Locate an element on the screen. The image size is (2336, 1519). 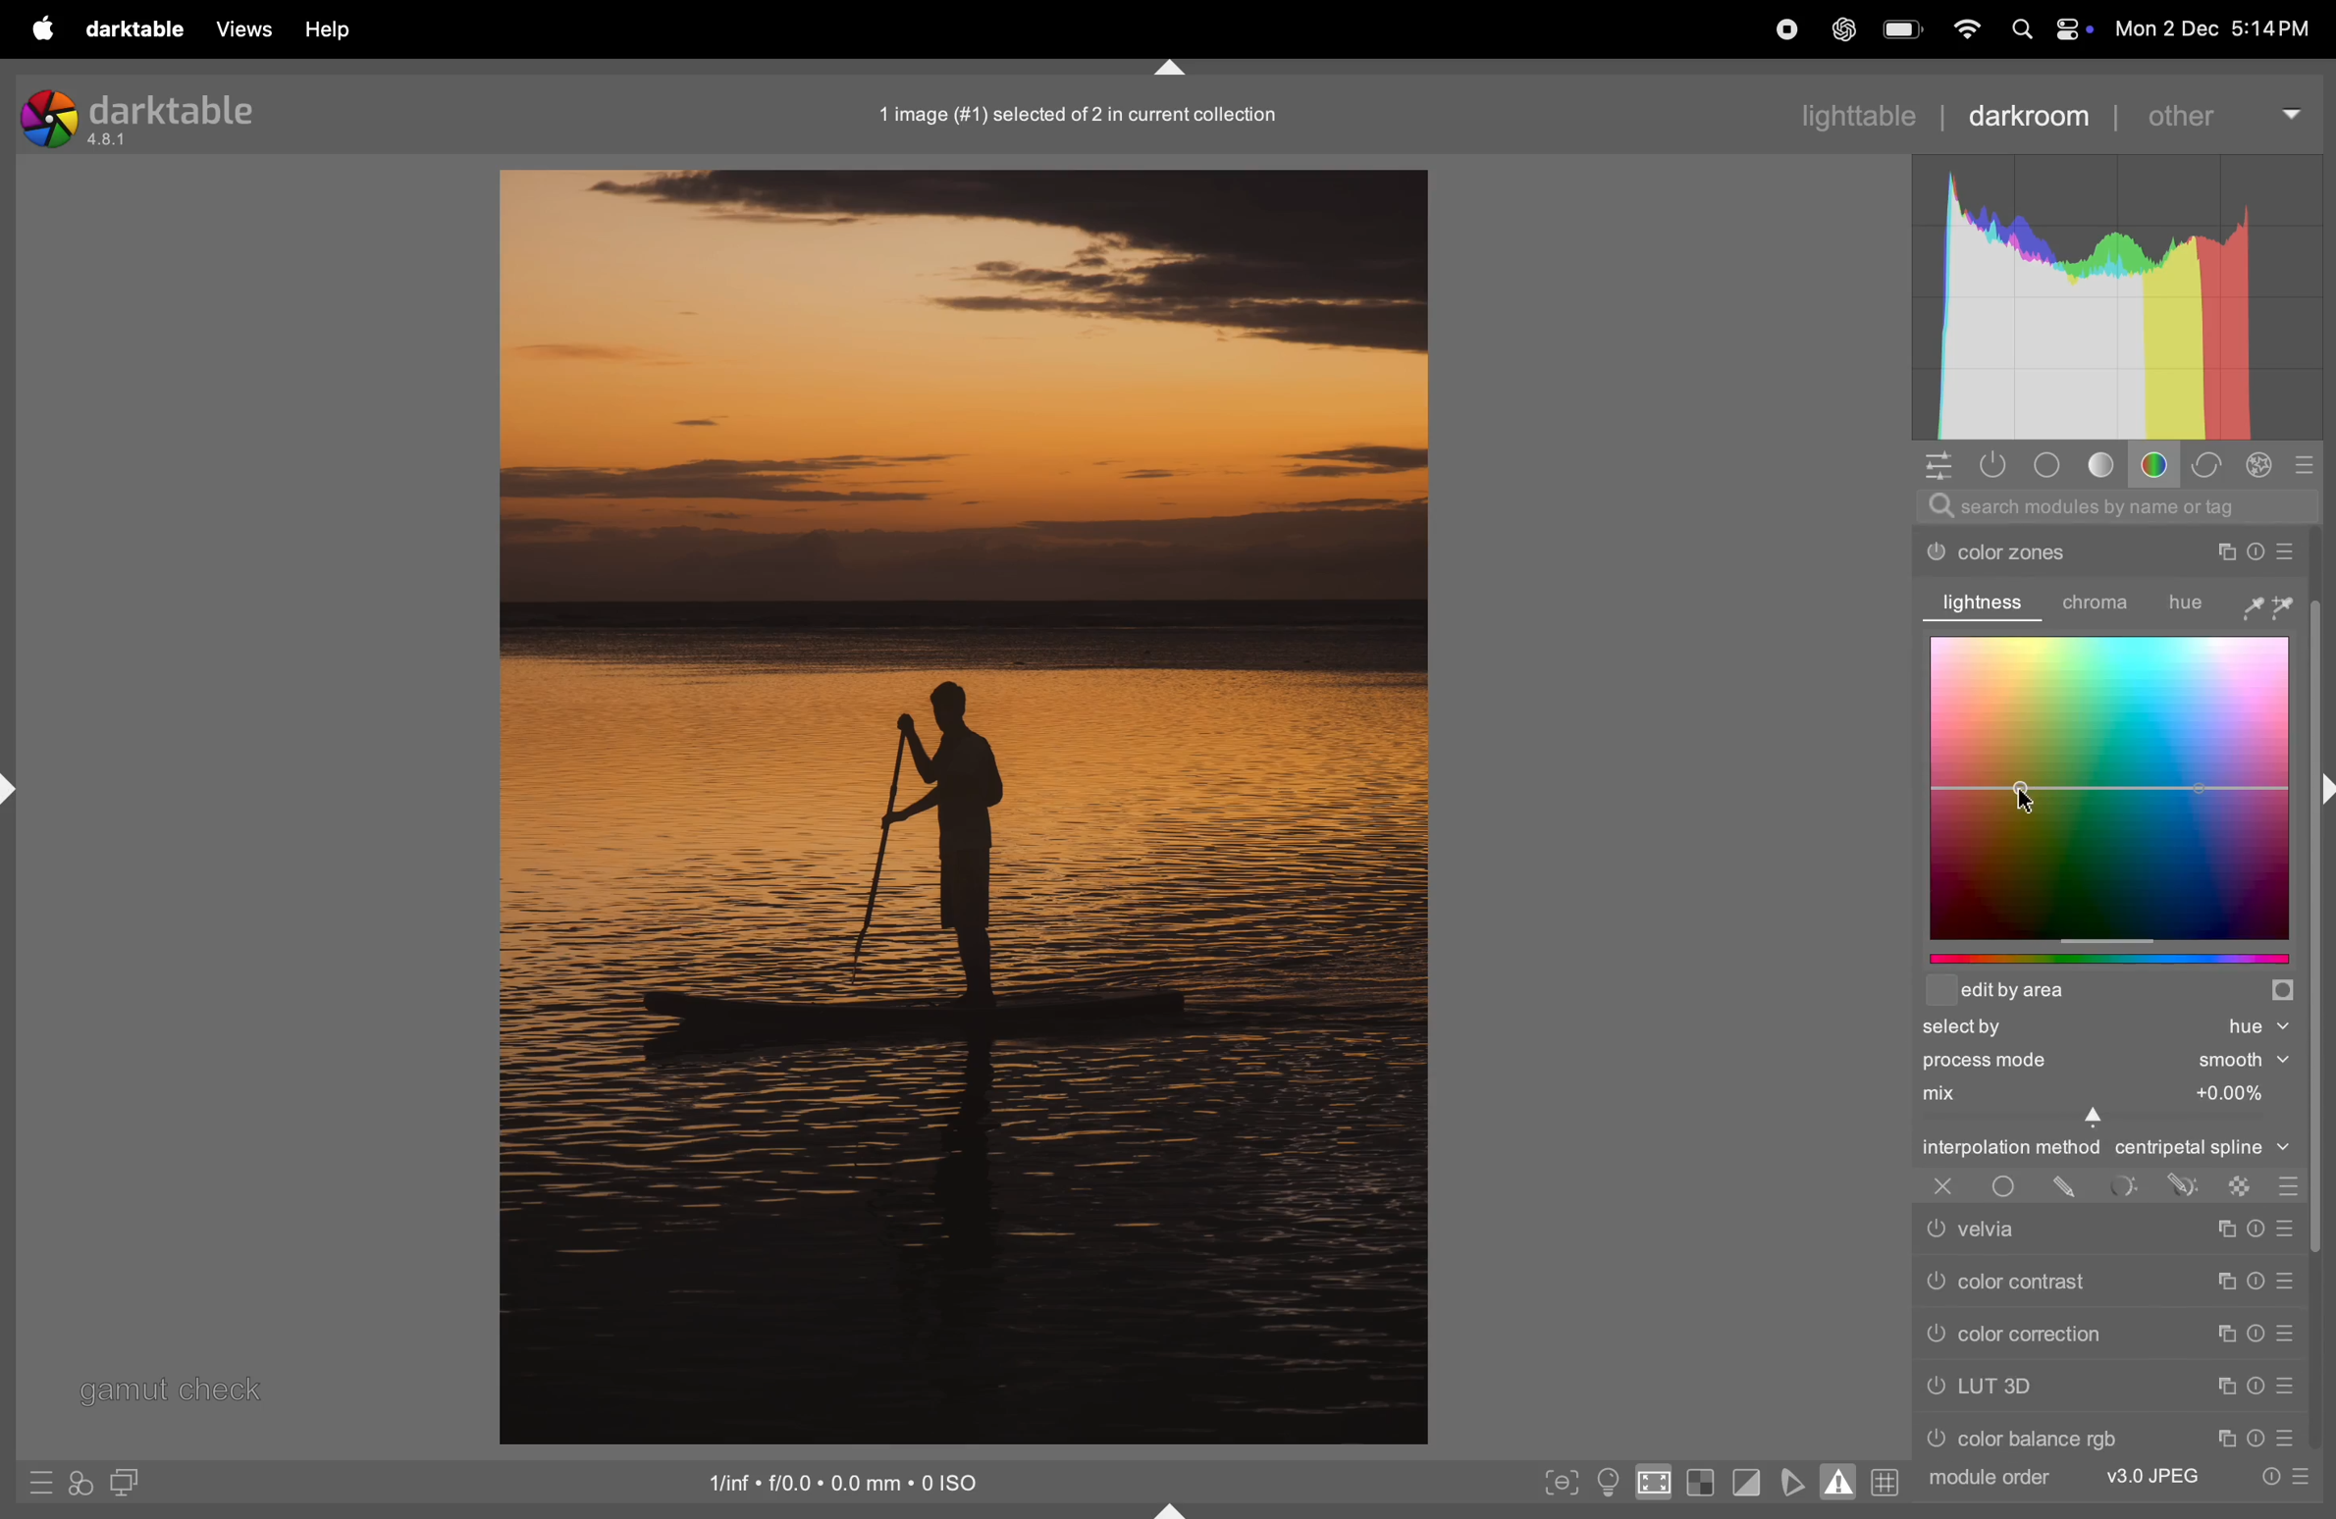
lightness is located at coordinates (1988, 602).